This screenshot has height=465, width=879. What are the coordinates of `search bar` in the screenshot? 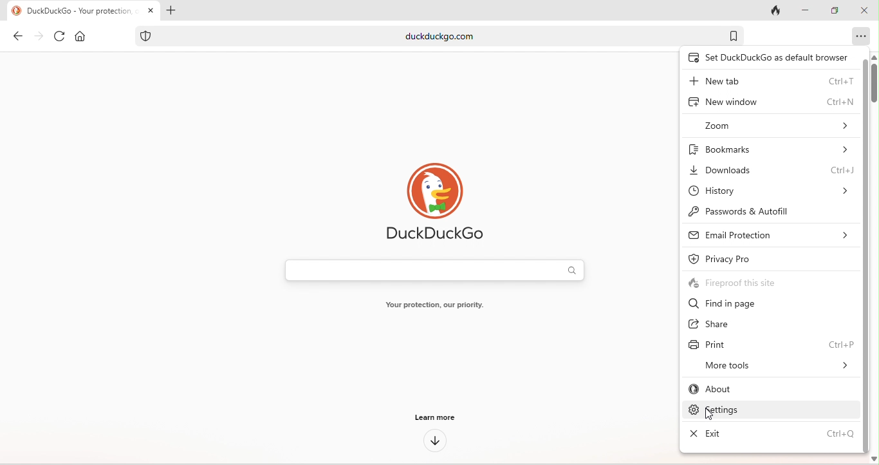 It's located at (437, 269).